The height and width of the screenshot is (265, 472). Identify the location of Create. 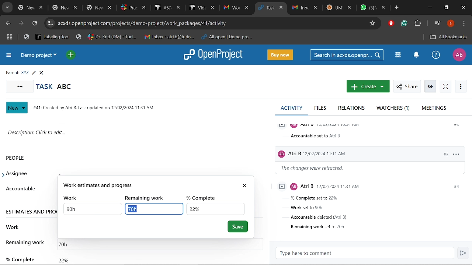
(367, 87).